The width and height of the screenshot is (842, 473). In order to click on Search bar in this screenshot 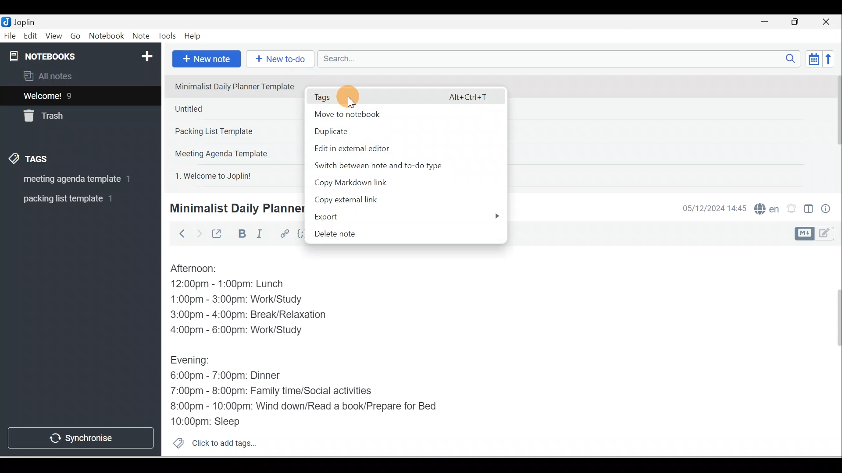, I will do `click(562, 56)`.